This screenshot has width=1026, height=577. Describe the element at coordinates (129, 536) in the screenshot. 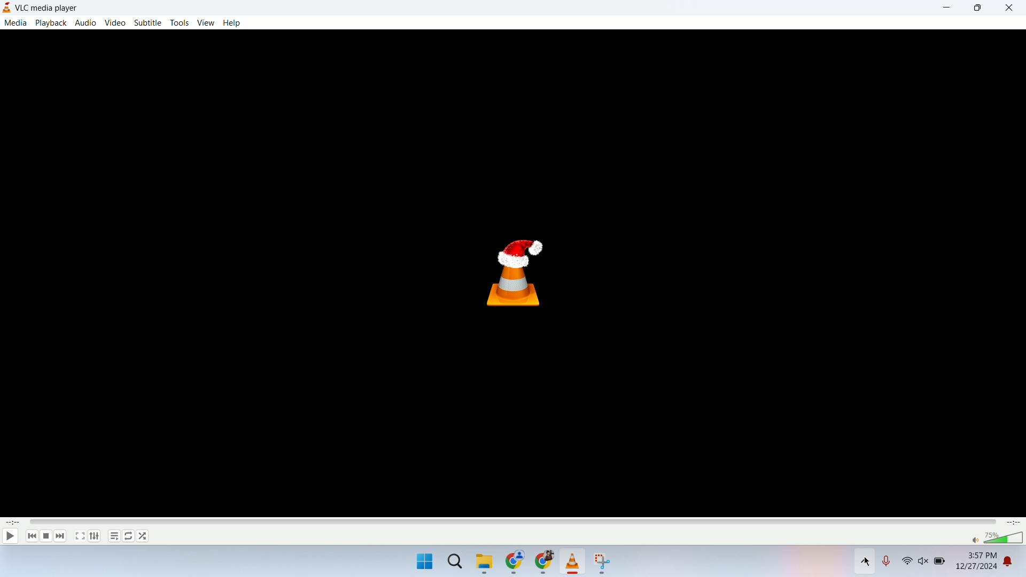

I see `toggle loop` at that location.